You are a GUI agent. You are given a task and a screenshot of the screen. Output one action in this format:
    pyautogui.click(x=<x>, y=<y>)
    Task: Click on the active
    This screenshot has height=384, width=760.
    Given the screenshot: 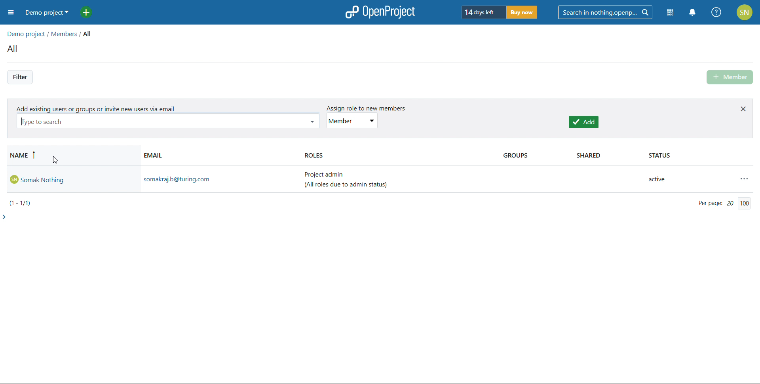 What is the action you would take?
    pyautogui.click(x=661, y=180)
    